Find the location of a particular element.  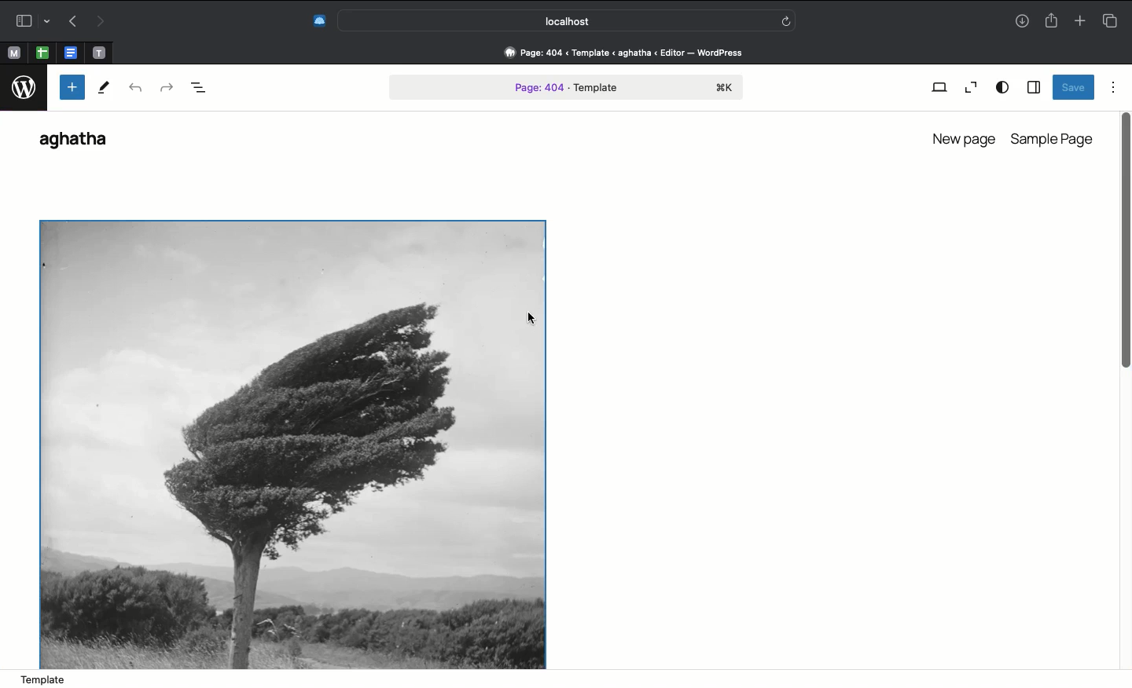

Tabs is located at coordinates (1114, 19).